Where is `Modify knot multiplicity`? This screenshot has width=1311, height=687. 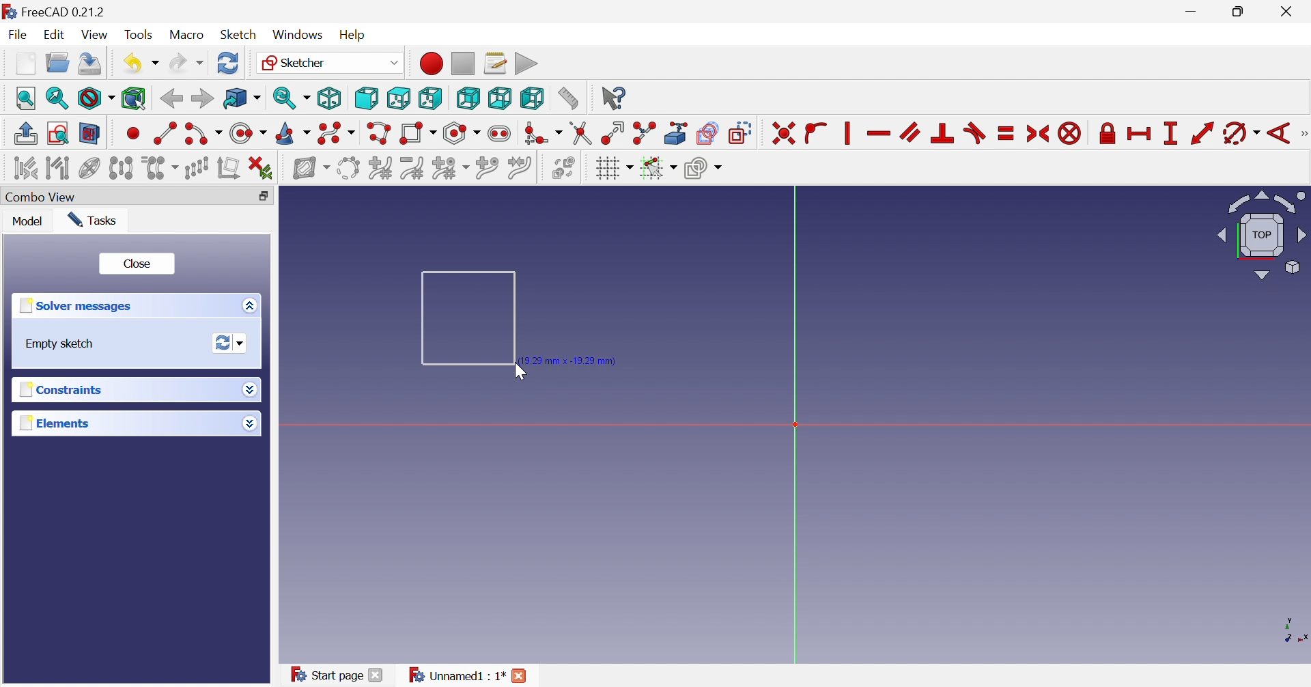 Modify knot multiplicity is located at coordinates (450, 169).